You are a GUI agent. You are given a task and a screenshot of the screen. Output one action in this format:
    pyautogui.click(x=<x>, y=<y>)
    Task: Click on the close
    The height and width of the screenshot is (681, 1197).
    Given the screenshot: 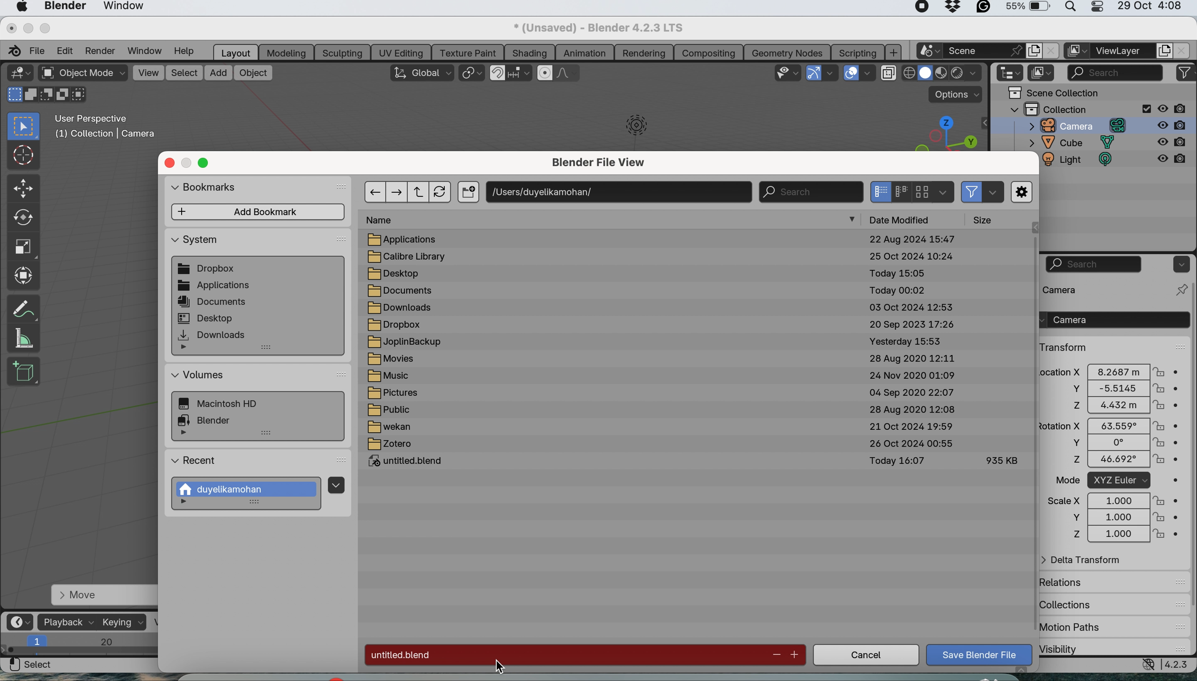 What is the action you would take?
    pyautogui.click(x=11, y=27)
    